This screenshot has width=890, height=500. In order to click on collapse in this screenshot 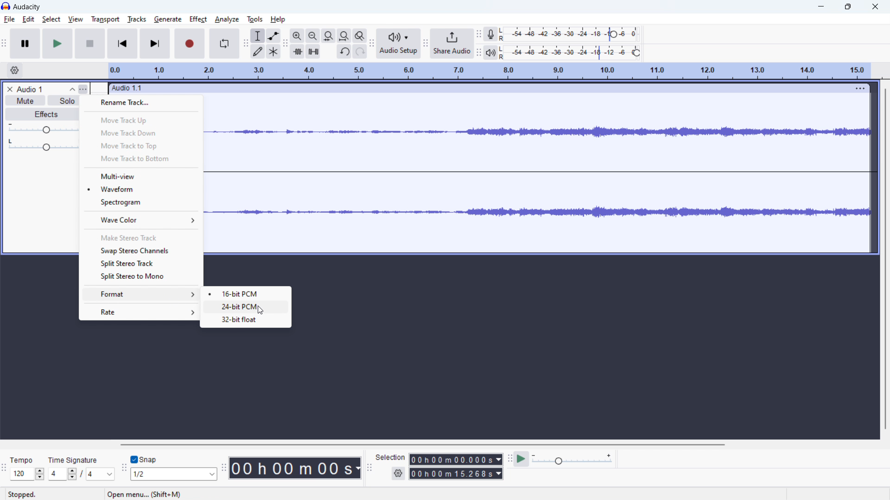, I will do `click(72, 89)`.